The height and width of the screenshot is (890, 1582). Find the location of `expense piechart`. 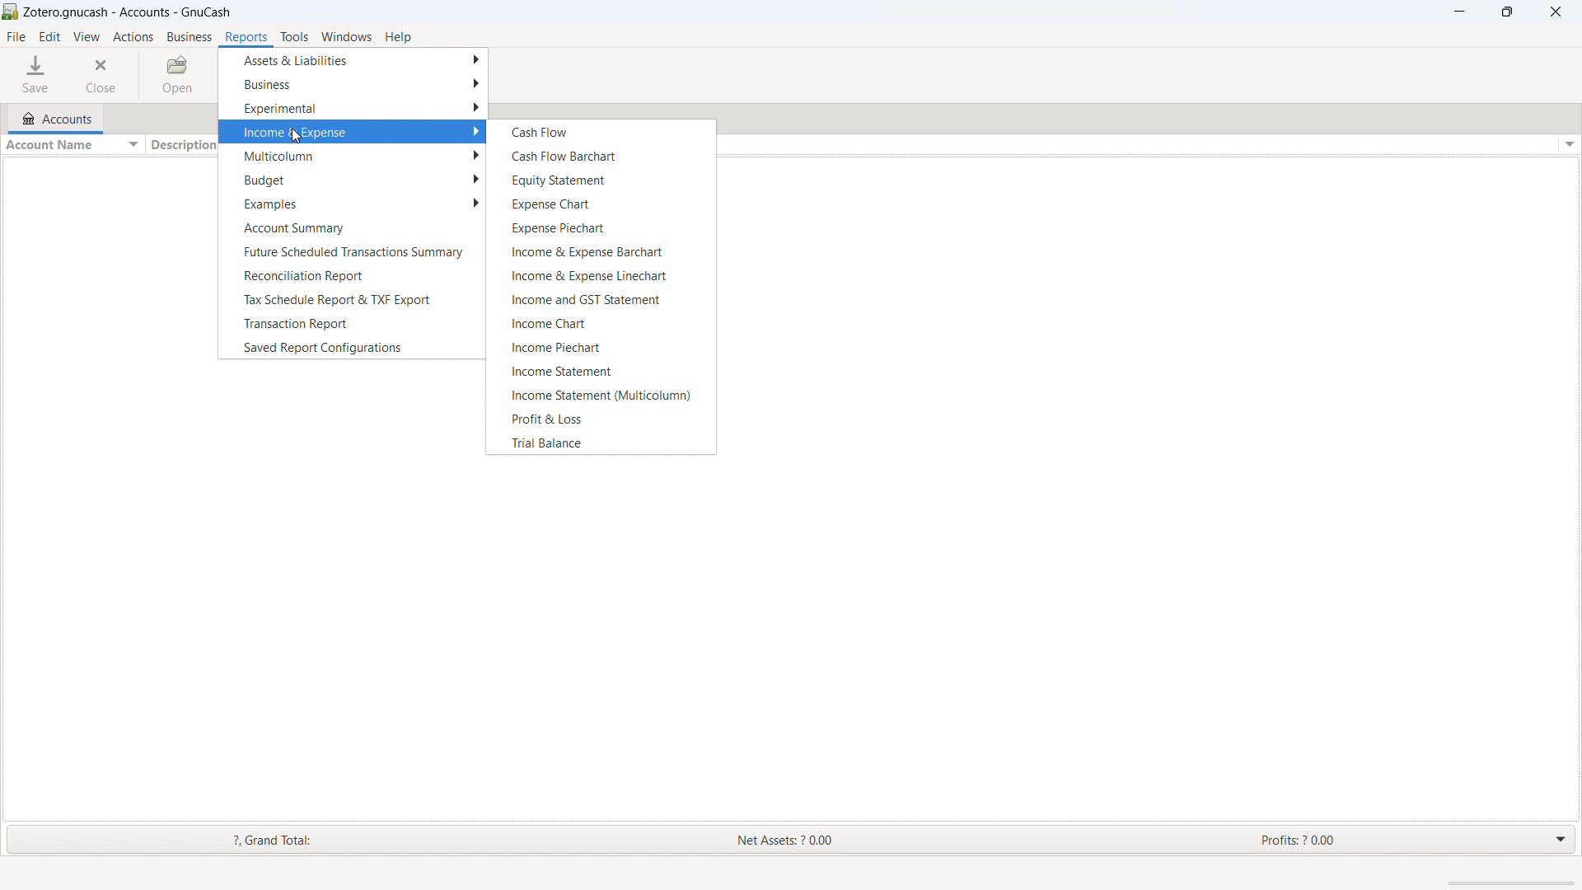

expense piechart is located at coordinates (601, 226).